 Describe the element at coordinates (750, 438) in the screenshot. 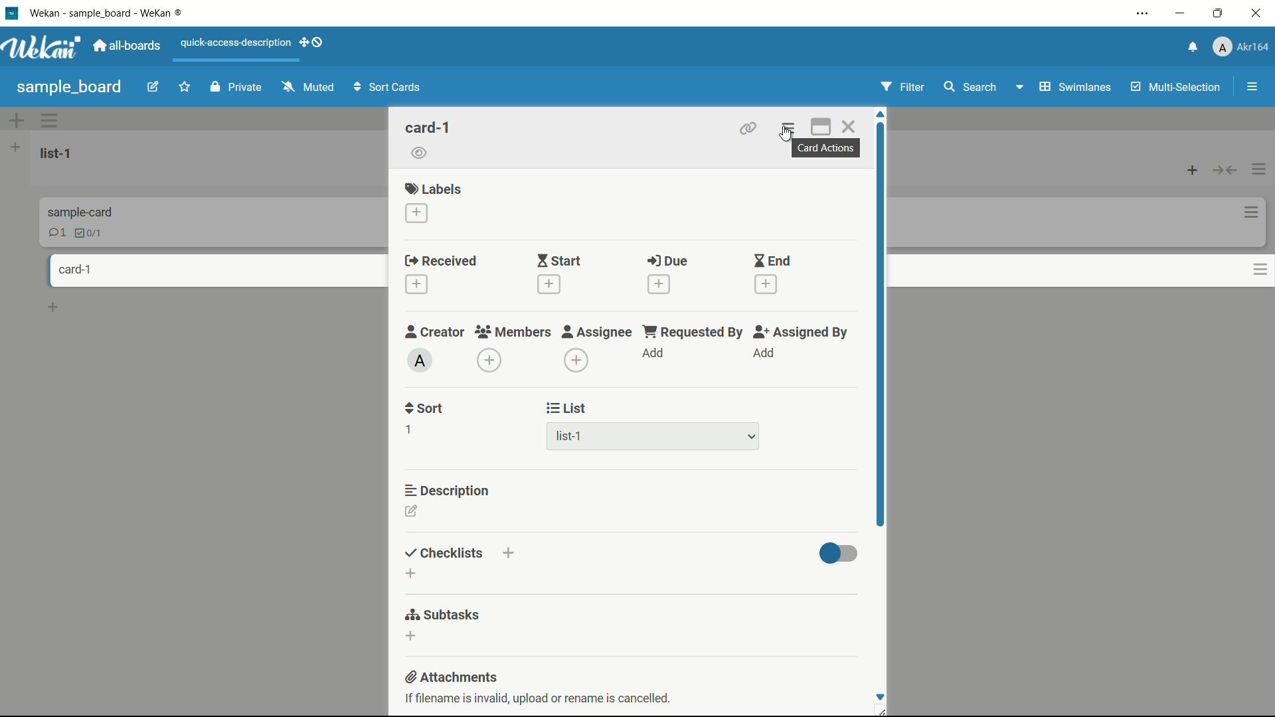

I see `dropdown` at that location.